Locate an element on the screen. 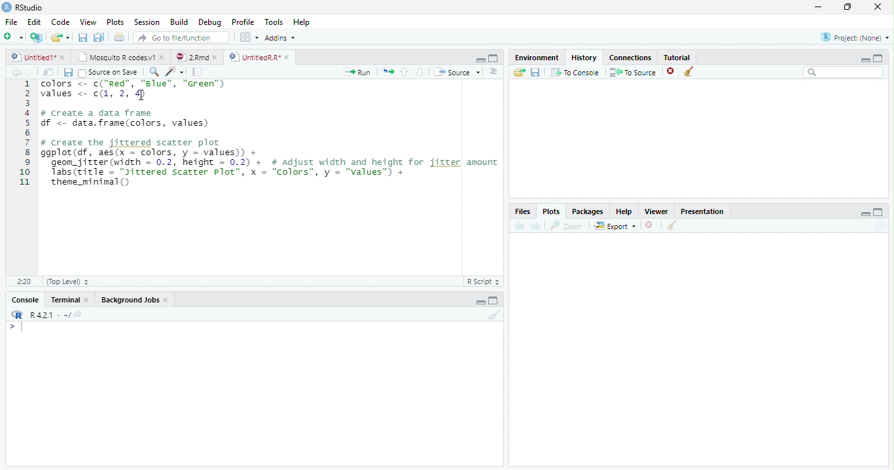  close is located at coordinates (87, 300).